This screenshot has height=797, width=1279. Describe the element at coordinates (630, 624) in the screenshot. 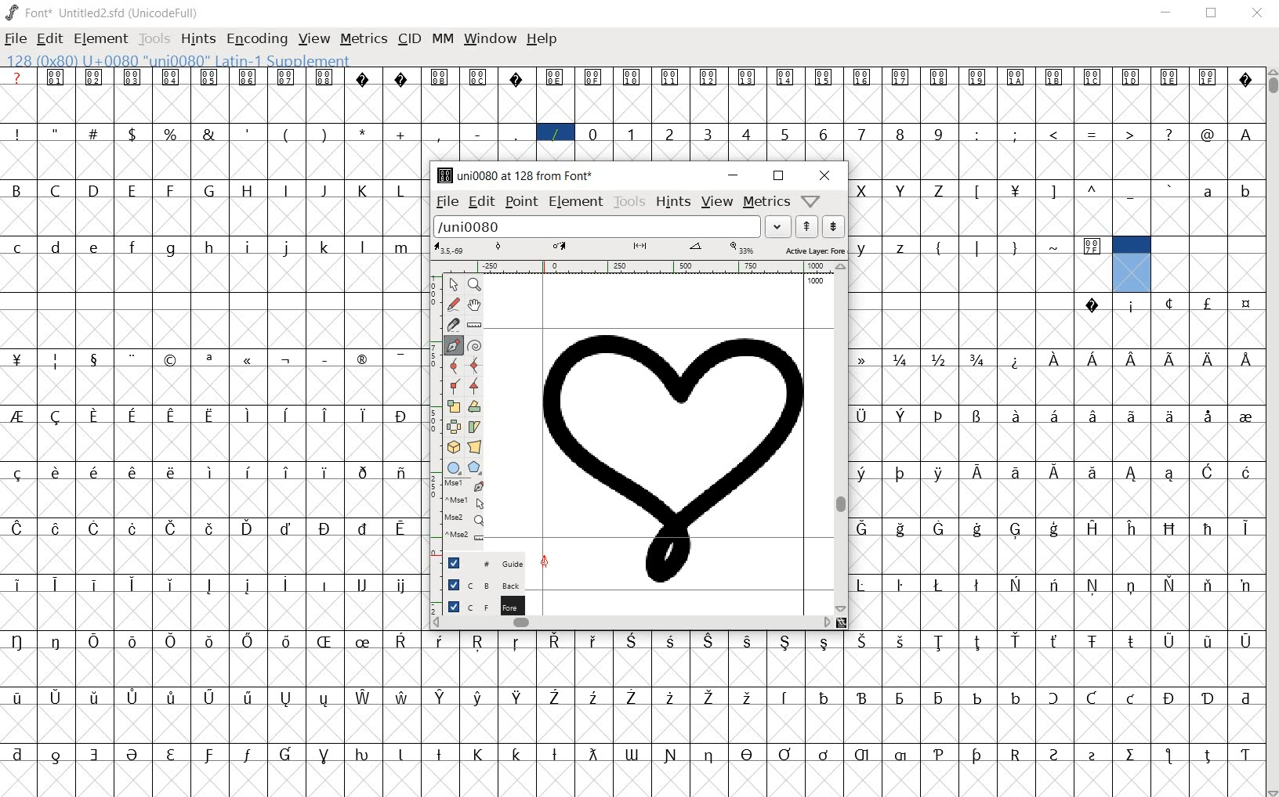

I see `scrollbar` at that location.